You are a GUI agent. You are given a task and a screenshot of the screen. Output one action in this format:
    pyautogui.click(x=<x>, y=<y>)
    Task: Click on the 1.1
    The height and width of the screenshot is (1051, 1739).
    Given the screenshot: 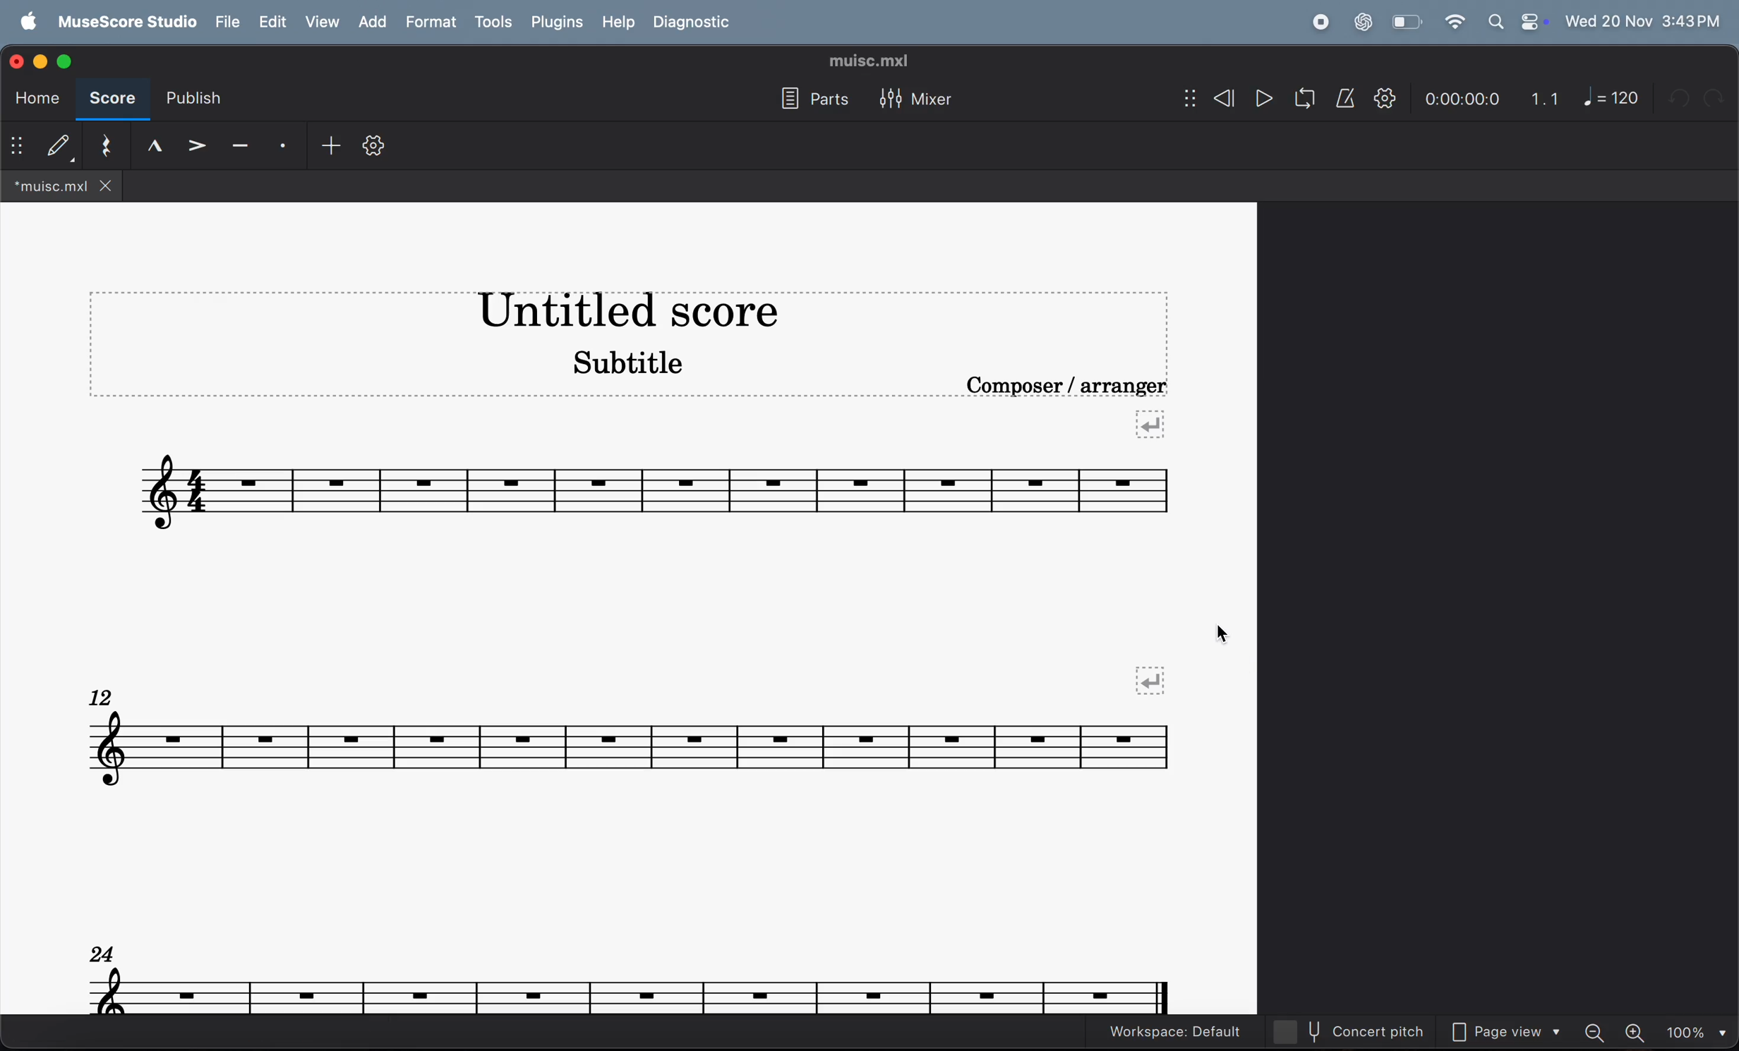 What is the action you would take?
    pyautogui.click(x=1544, y=97)
    